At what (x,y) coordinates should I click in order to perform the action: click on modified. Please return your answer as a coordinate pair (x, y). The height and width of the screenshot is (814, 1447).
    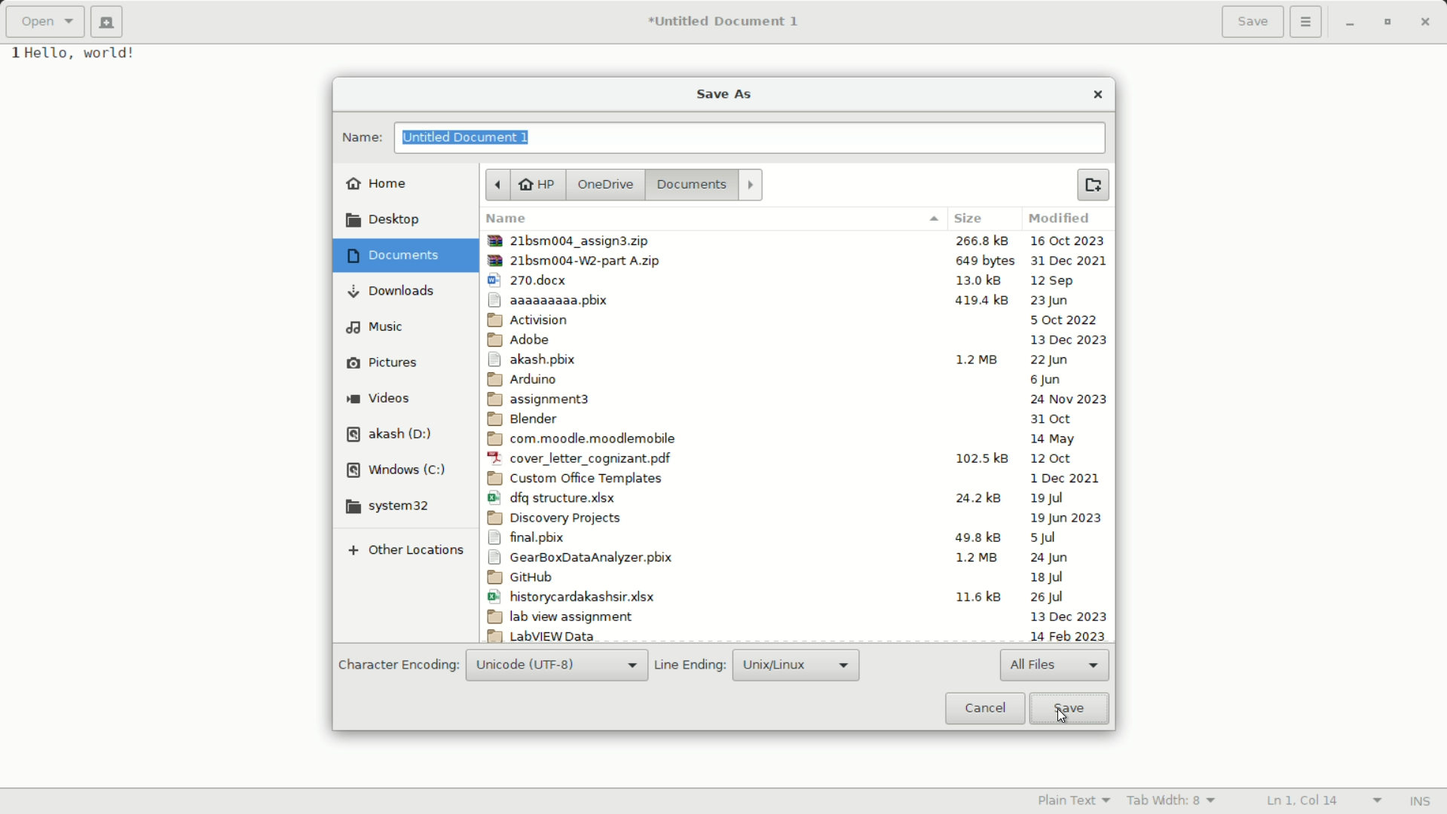
    Looking at the image, I should click on (1063, 220).